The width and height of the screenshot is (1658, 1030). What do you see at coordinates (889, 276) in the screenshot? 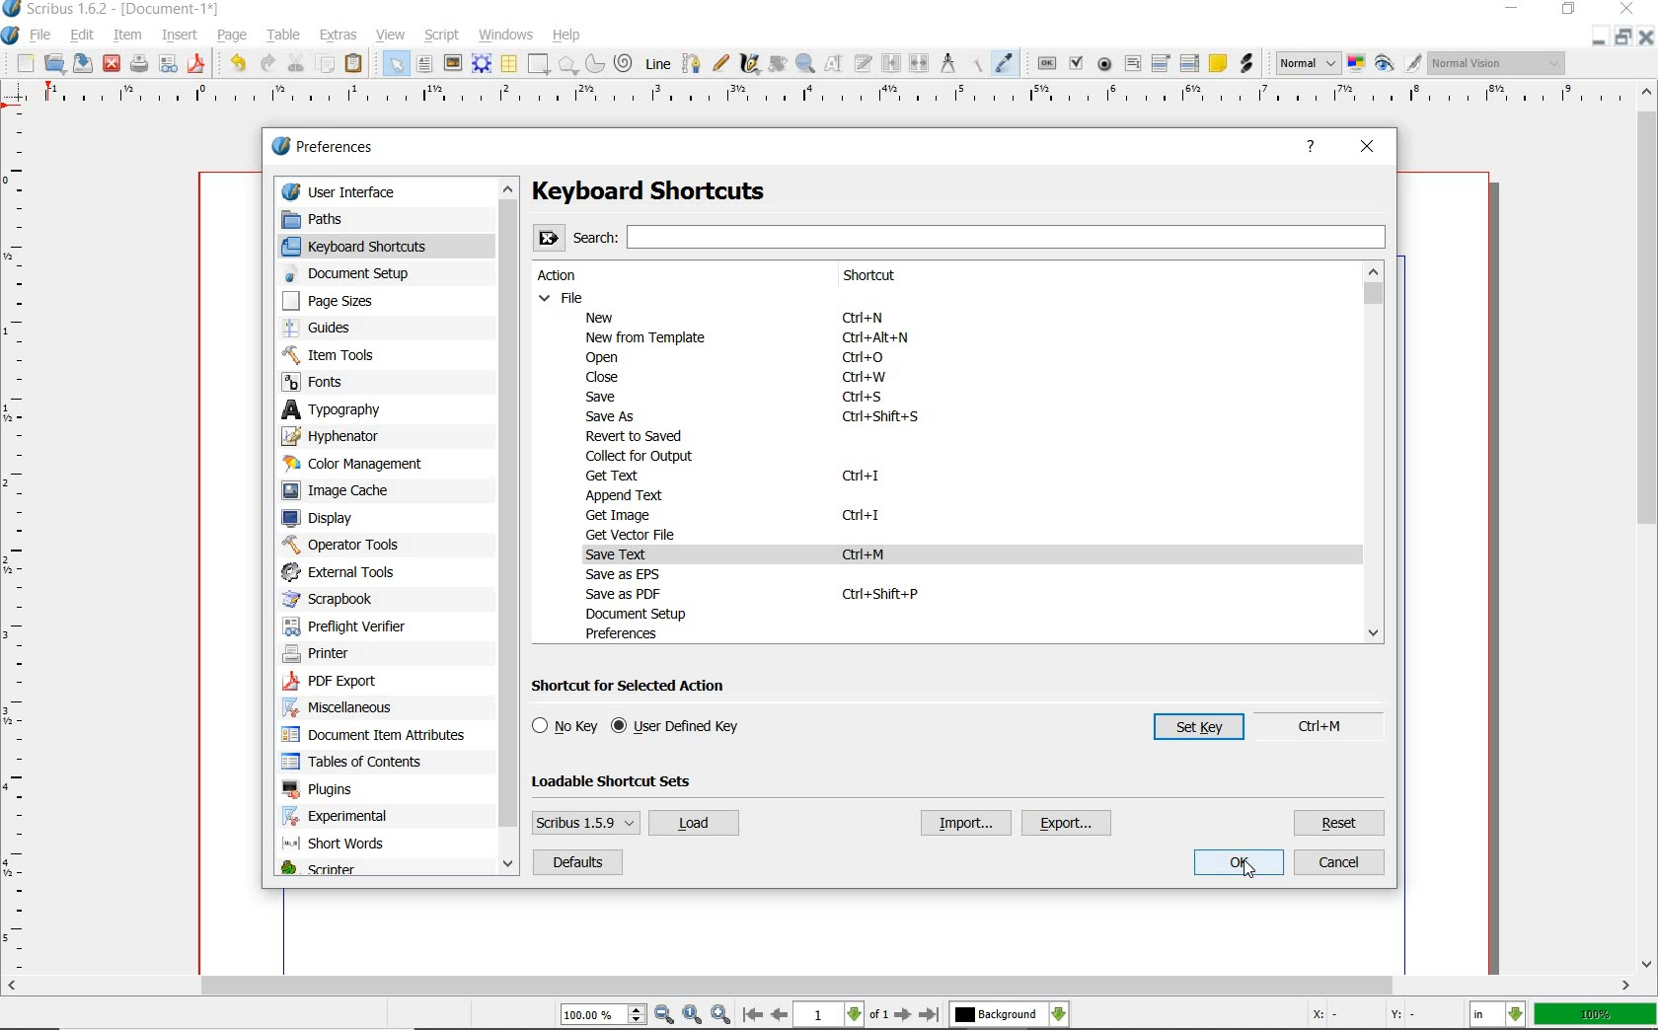
I see `shortcut` at bounding box center [889, 276].